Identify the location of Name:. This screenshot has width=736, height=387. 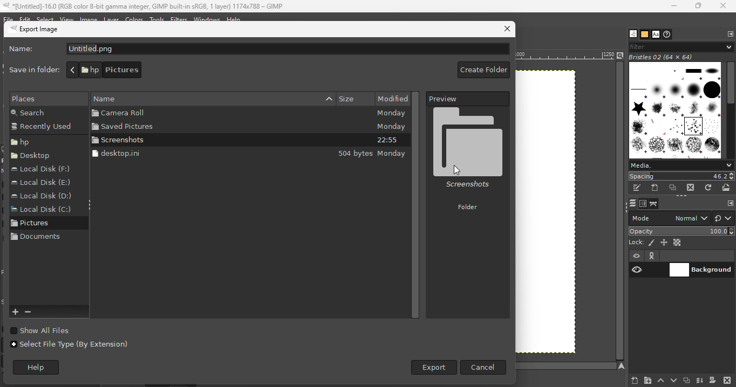
(25, 50).